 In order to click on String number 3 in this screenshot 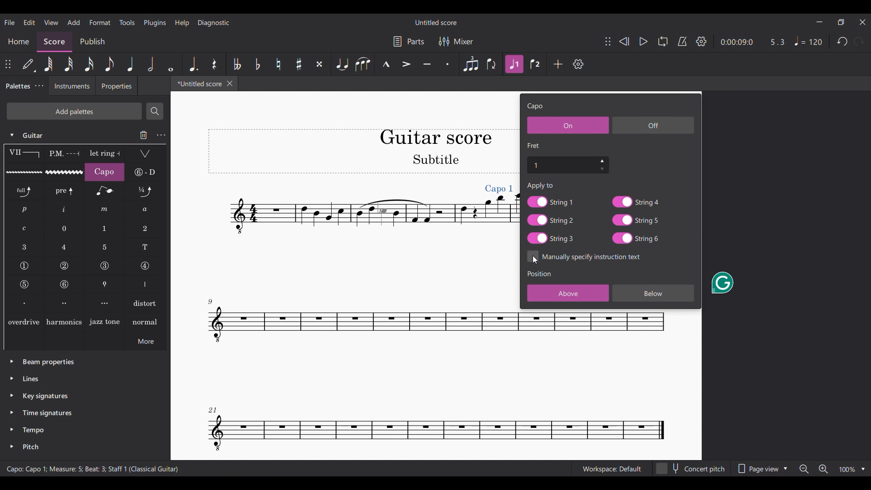, I will do `click(105, 266)`.